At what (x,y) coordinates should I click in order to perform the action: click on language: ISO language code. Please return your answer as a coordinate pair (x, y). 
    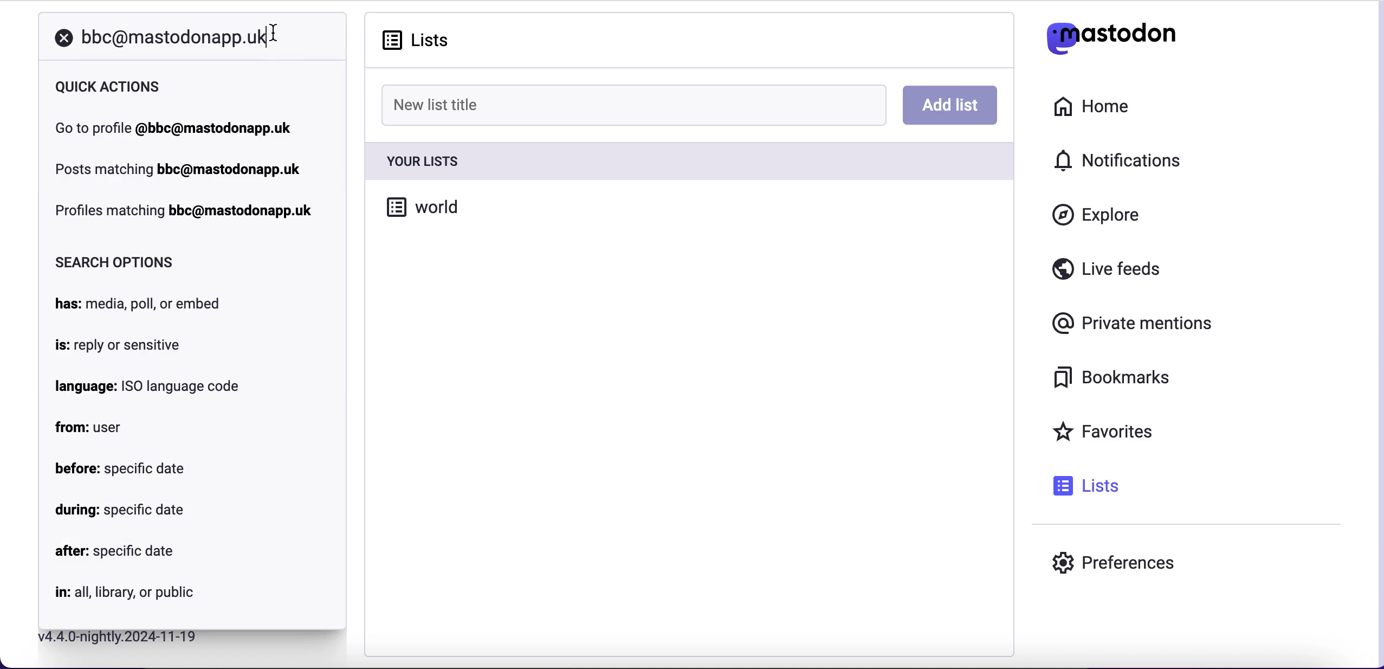
    Looking at the image, I should click on (147, 386).